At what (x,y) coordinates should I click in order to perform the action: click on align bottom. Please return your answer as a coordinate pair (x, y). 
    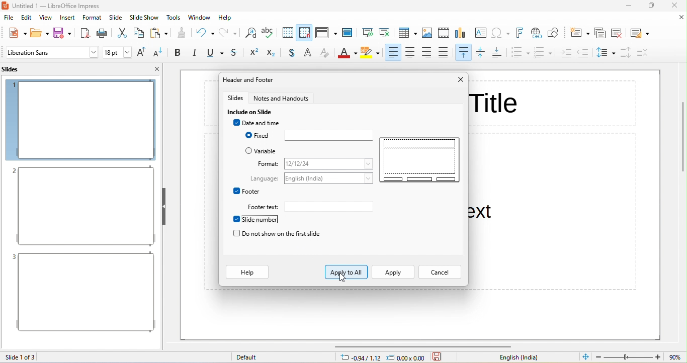
    Looking at the image, I should click on (499, 53).